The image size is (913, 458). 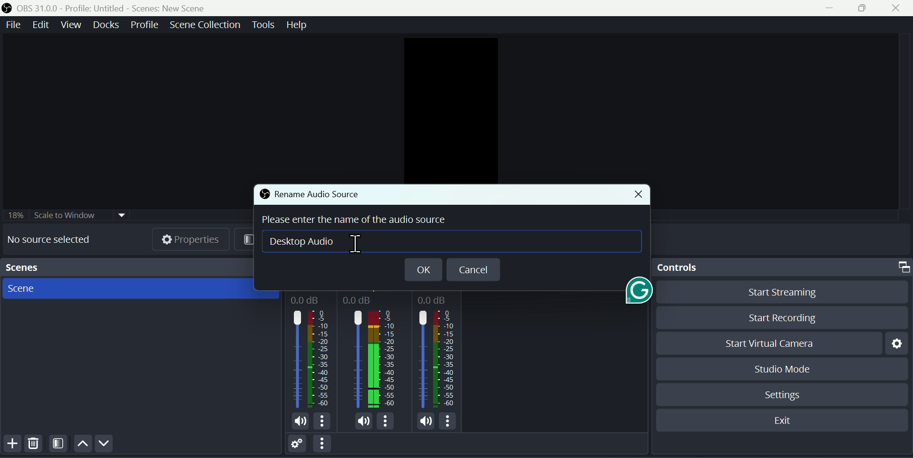 What do you see at coordinates (422, 269) in the screenshot?
I see `OK` at bounding box center [422, 269].